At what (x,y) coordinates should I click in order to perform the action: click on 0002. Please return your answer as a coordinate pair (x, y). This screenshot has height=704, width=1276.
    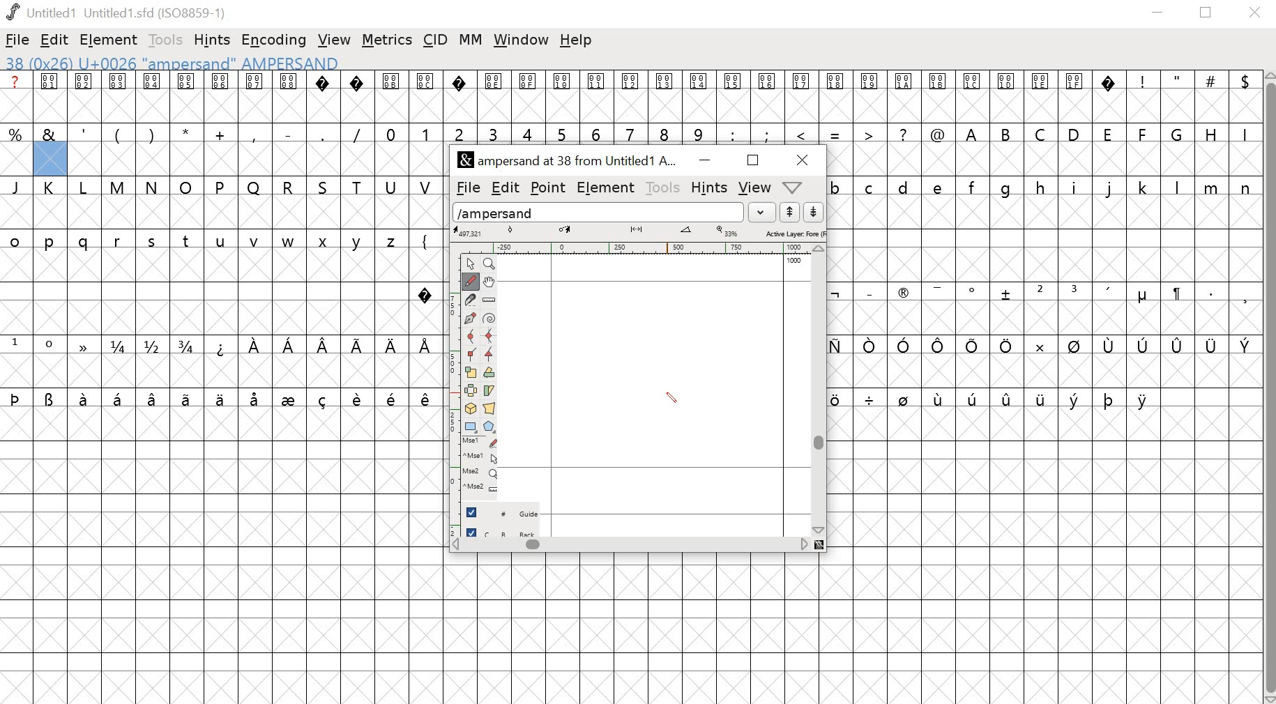
    Looking at the image, I should click on (85, 95).